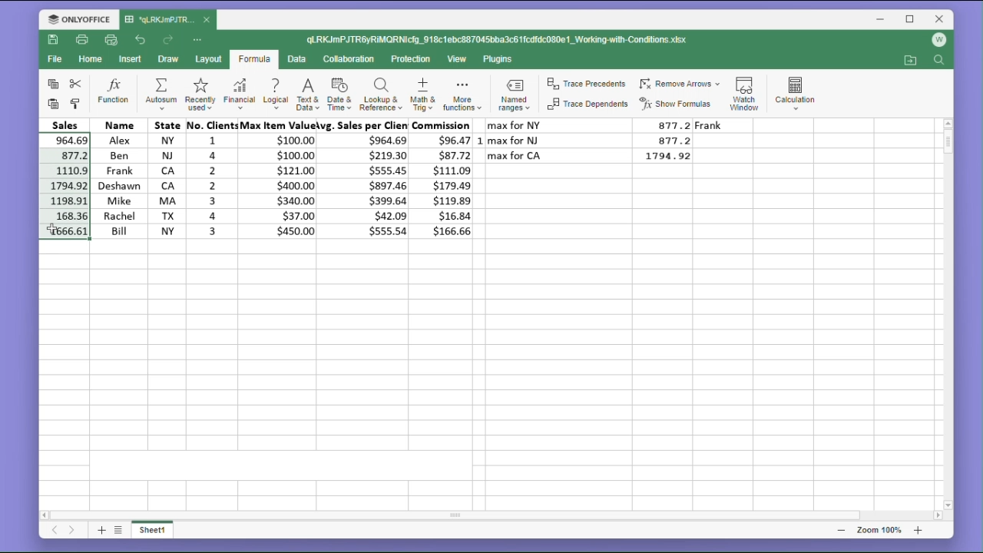 This screenshot has height=553, width=983. Describe the element at coordinates (458, 60) in the screenshot. I see `view` at that location.